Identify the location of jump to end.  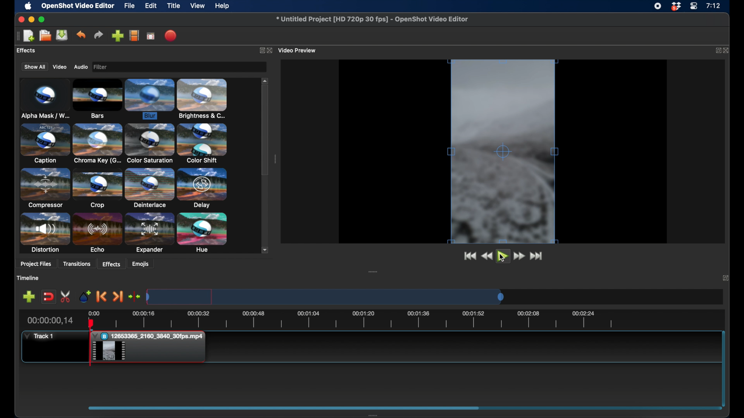
(537, 256).